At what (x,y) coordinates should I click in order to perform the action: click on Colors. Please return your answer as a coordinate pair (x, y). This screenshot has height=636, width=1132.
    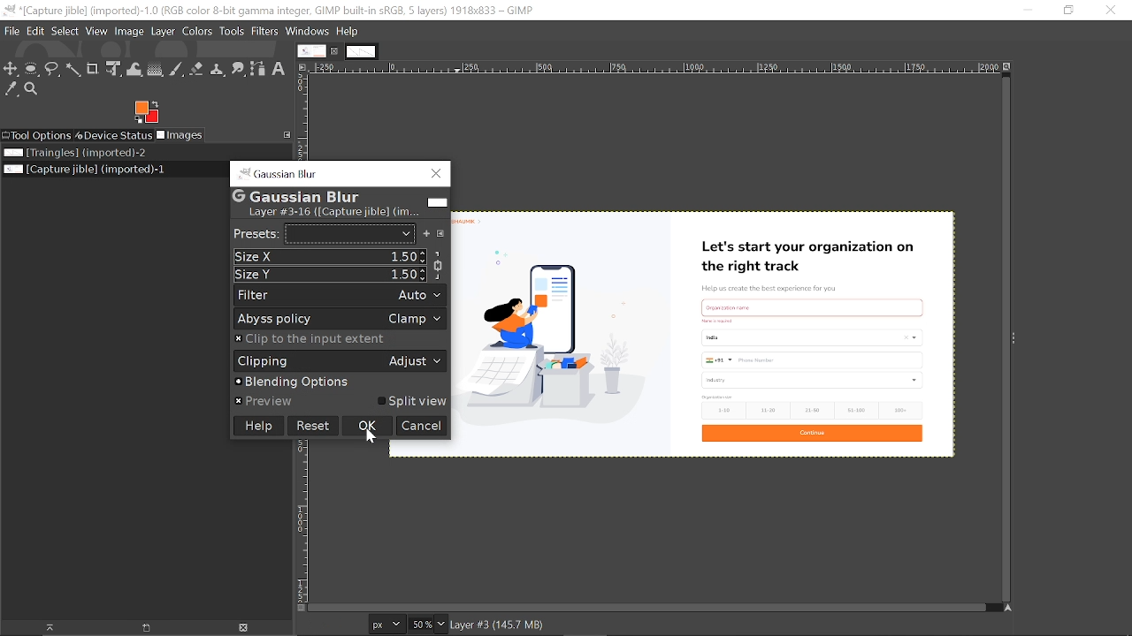
    Looking at the image, I should click on (199, 33).